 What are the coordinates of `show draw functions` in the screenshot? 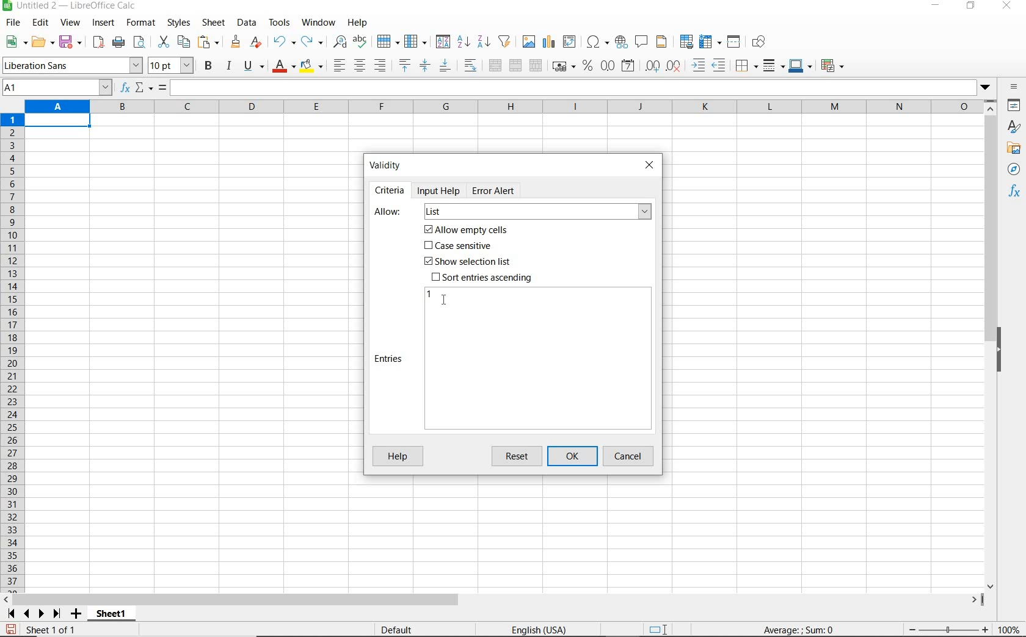 It's located at (761, 42).